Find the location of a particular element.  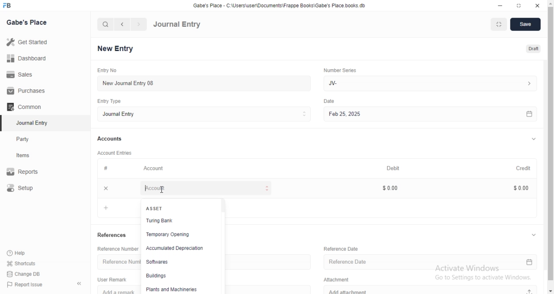

Turing Bank is located at coordinates (177, 222).